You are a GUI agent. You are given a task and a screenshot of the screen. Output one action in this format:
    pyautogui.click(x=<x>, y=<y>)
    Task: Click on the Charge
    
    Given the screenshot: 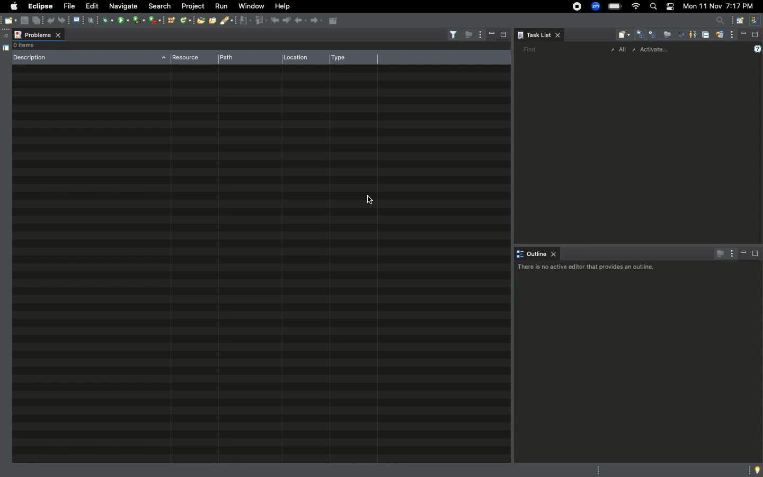 What is the action you would take?
    pyautogui.click(x=616, y=6)
    